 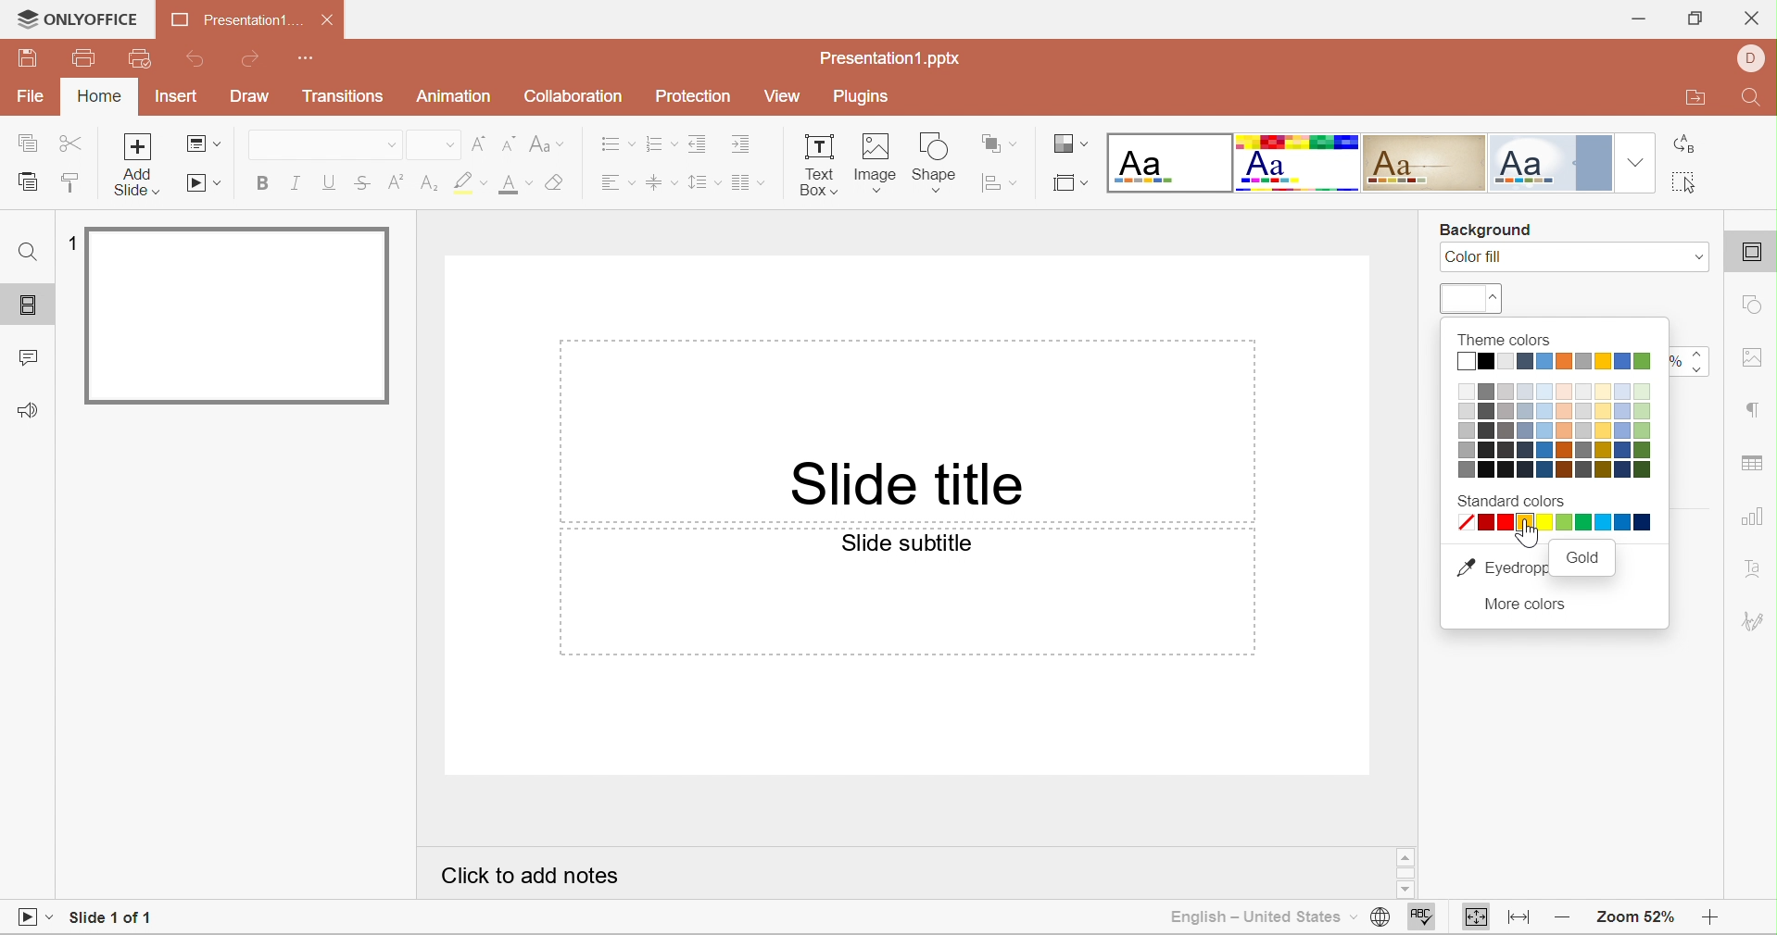 I want to click on Drop Down, so click(x=1635, y=159).